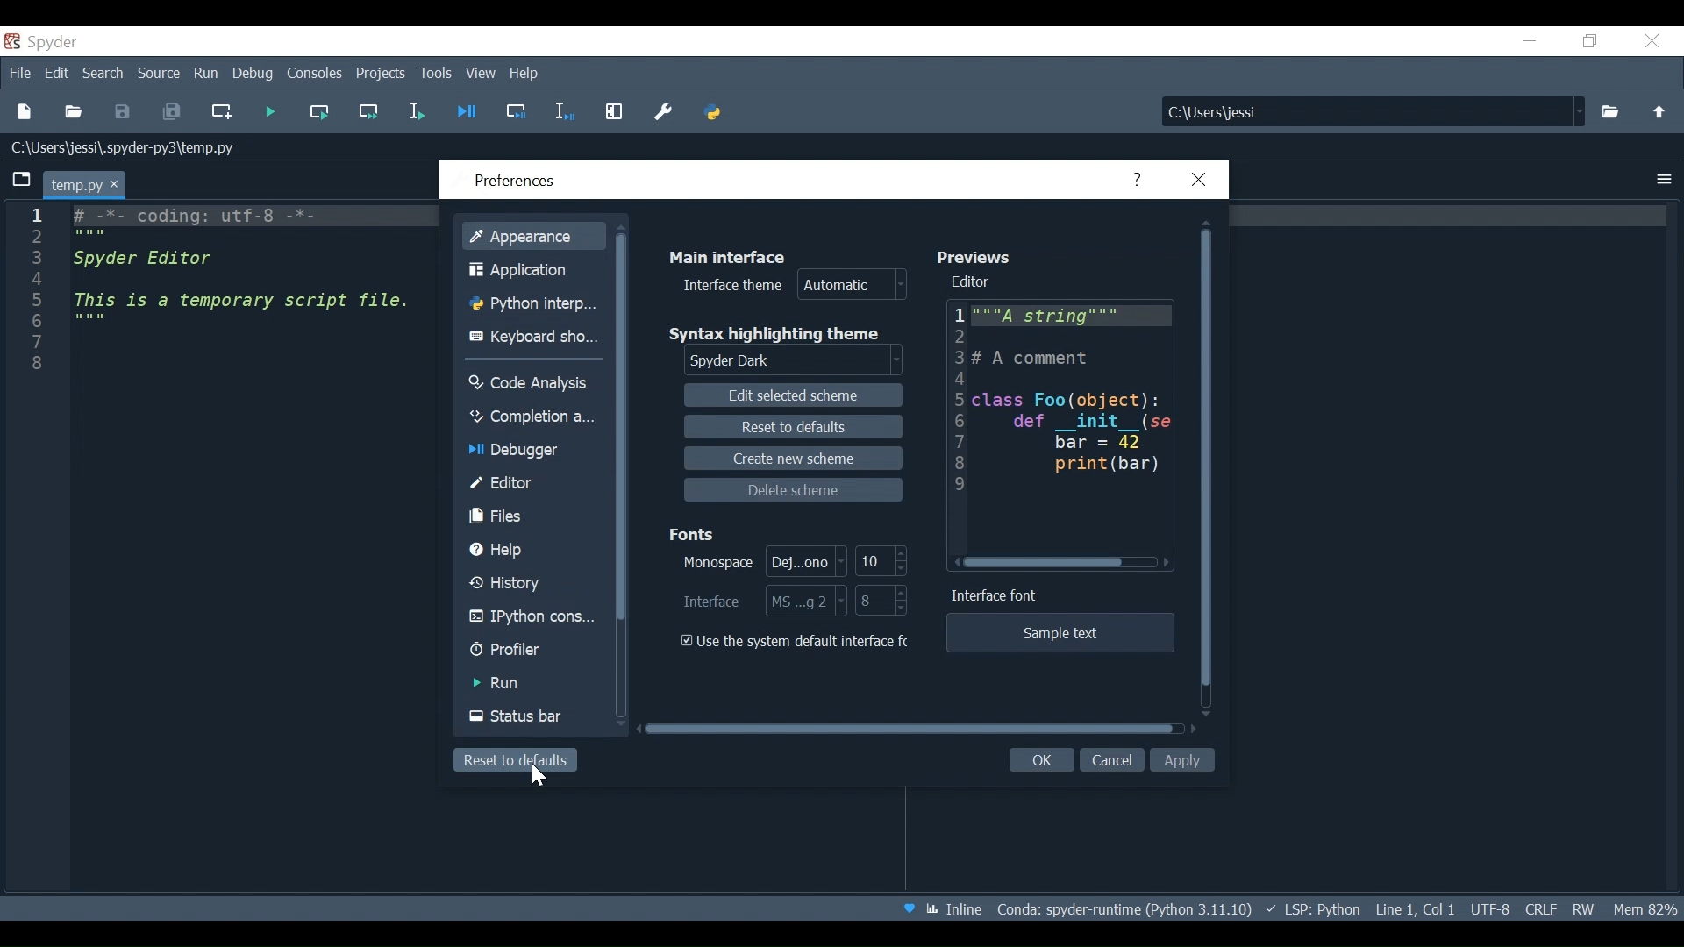 Image resolution: width=1684 pixels, height=947 pixels. I want to click on Interface fonts, so click(760, 601).